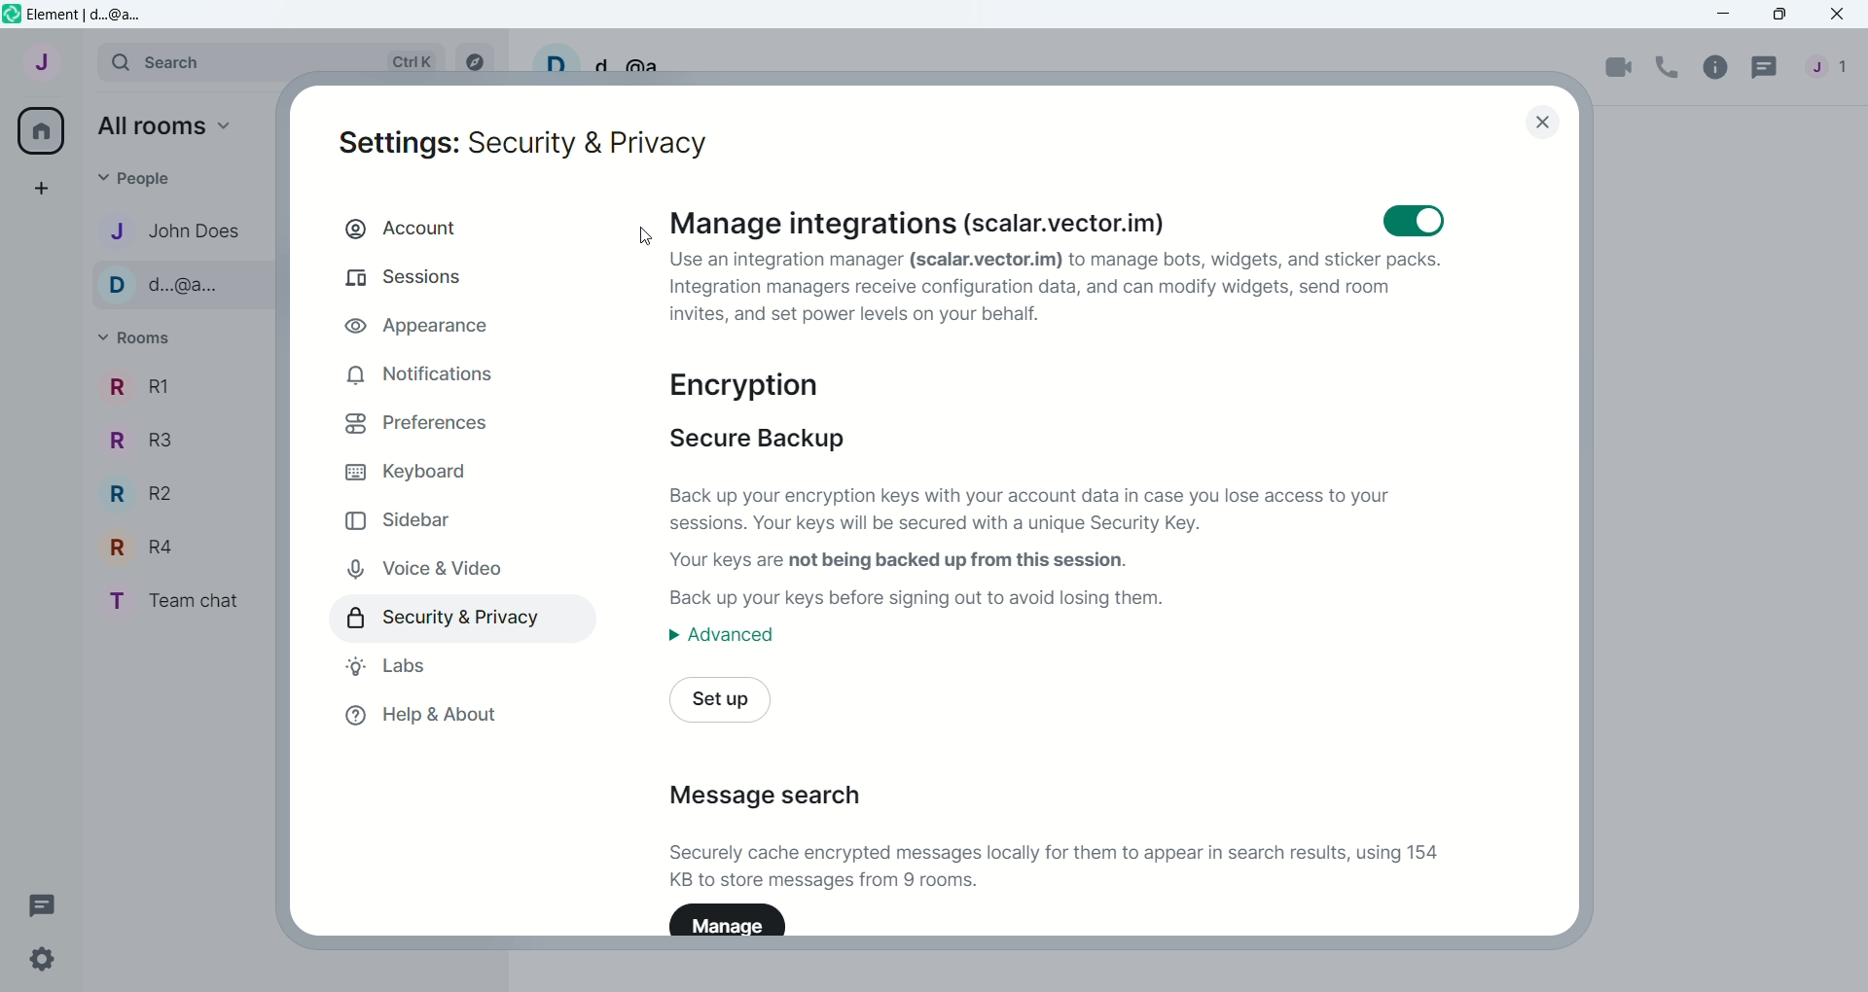 This screenshot has width=1868, height=992. I want to click on voice & video, so click(433, 568).